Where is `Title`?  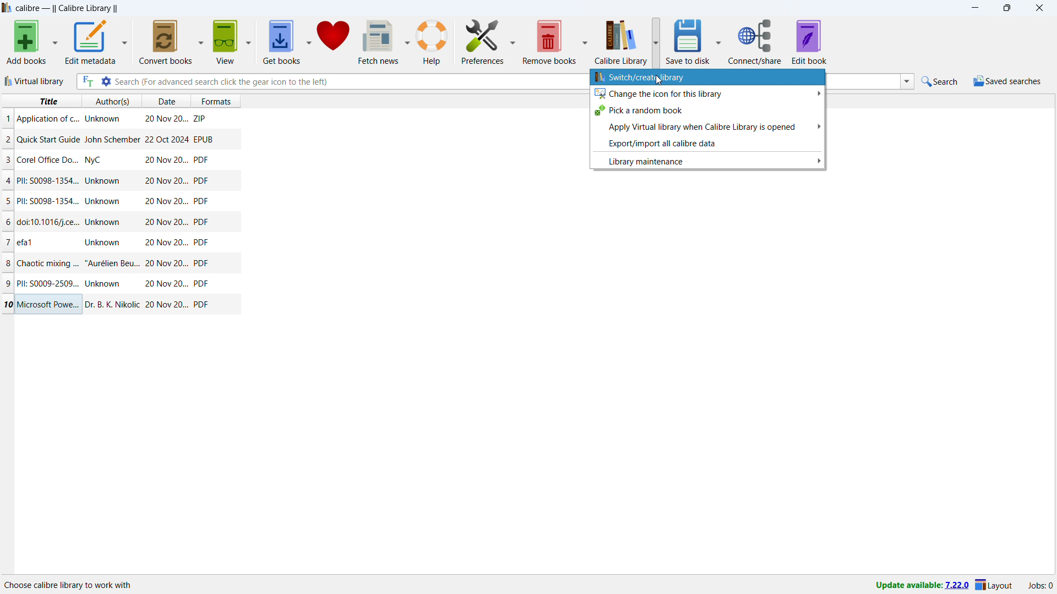
Title is located at coordinates (46, 283).